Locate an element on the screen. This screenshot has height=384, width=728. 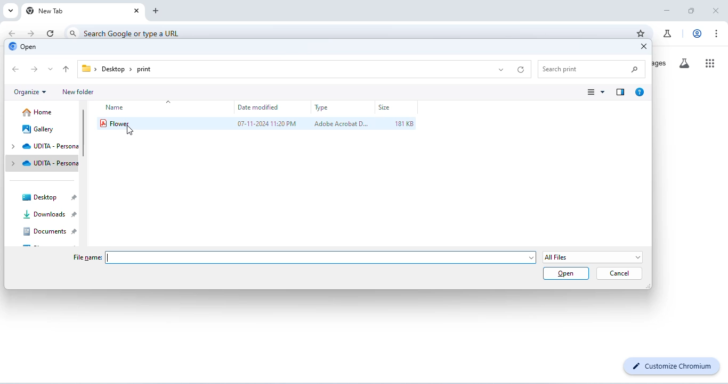
get help is located at coordinates (640, 92).